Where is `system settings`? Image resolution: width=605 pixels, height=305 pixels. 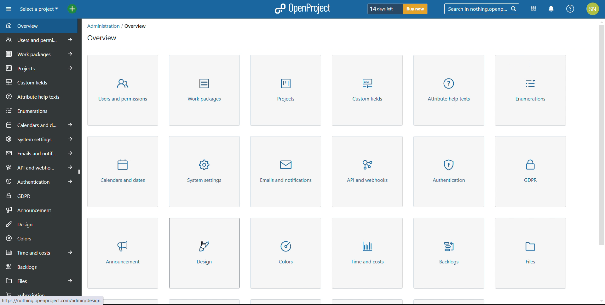 system settings is located at coordinates (40, 139).